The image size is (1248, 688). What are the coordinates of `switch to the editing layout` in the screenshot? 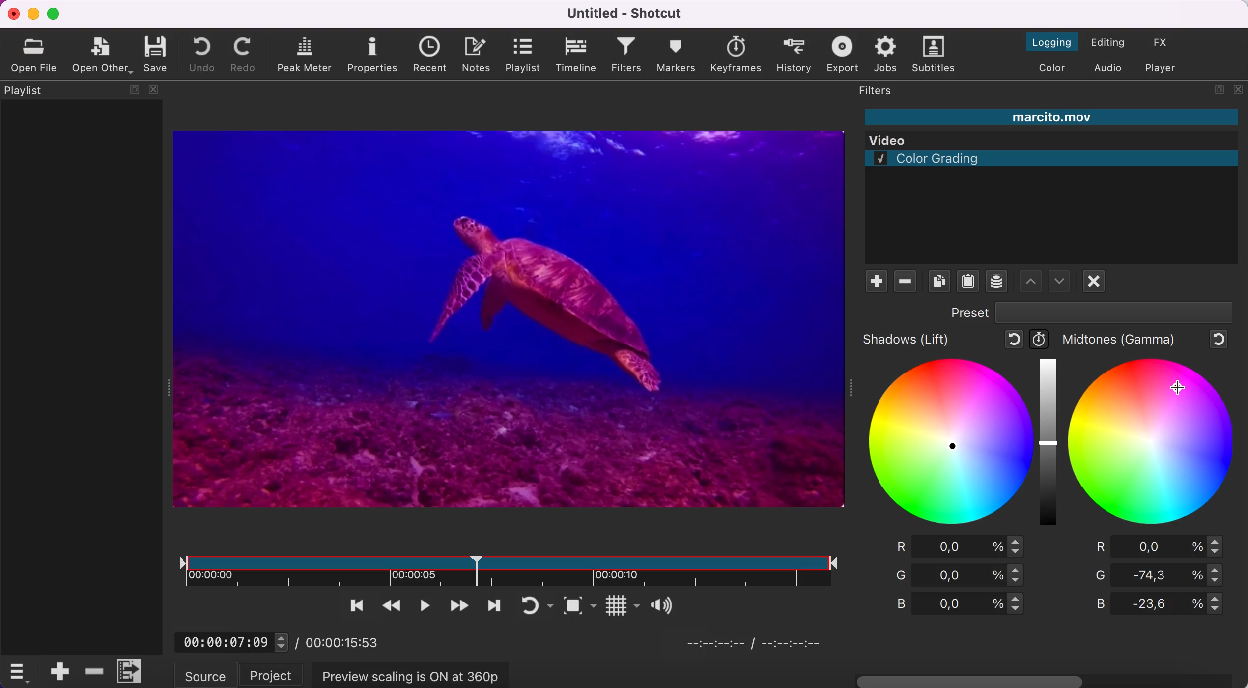 It's located at (1111, 42).